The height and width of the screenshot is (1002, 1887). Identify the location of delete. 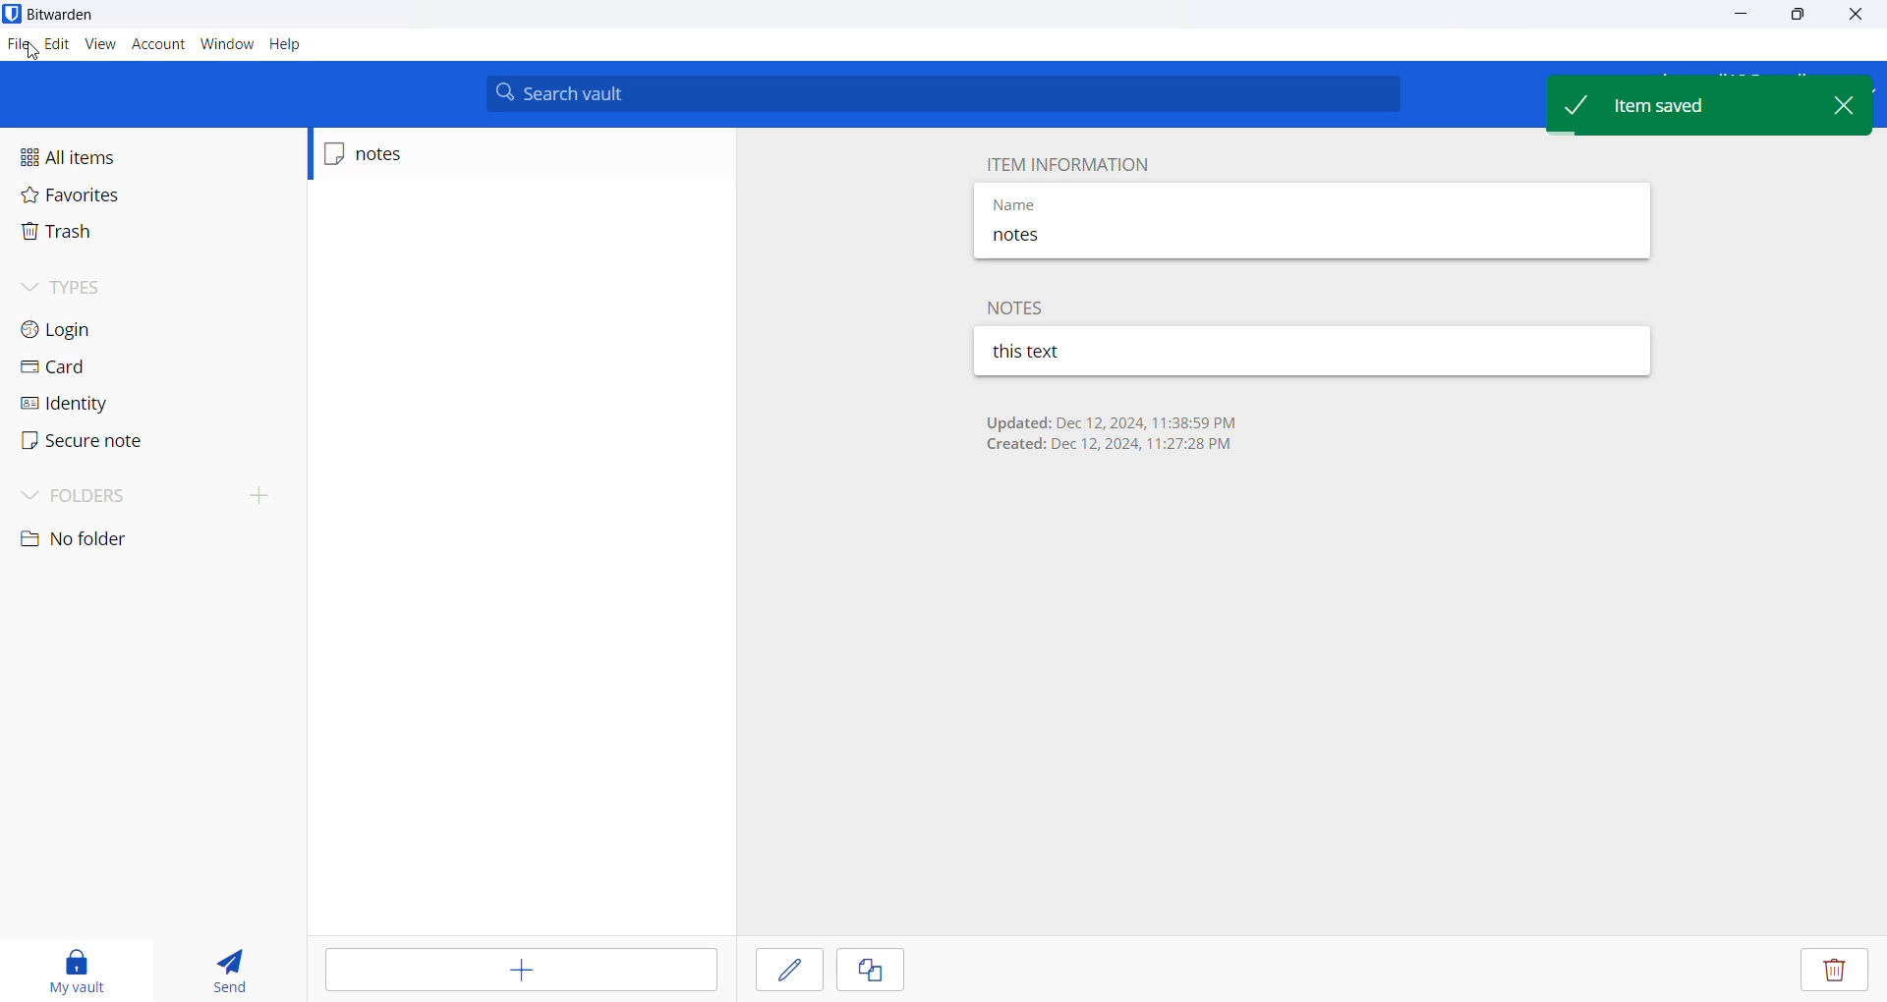
(1833, 971).